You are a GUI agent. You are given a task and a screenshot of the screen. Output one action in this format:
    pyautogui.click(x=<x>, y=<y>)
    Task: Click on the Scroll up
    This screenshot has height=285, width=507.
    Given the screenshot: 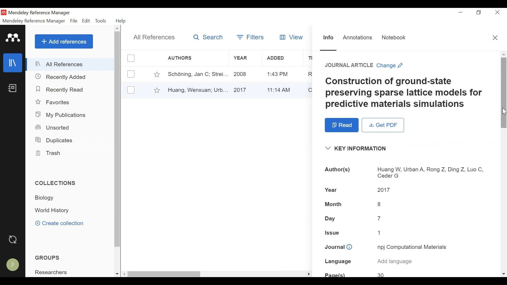 What is the action you would take?
    pyautogui.click(x=118, y=28)
    